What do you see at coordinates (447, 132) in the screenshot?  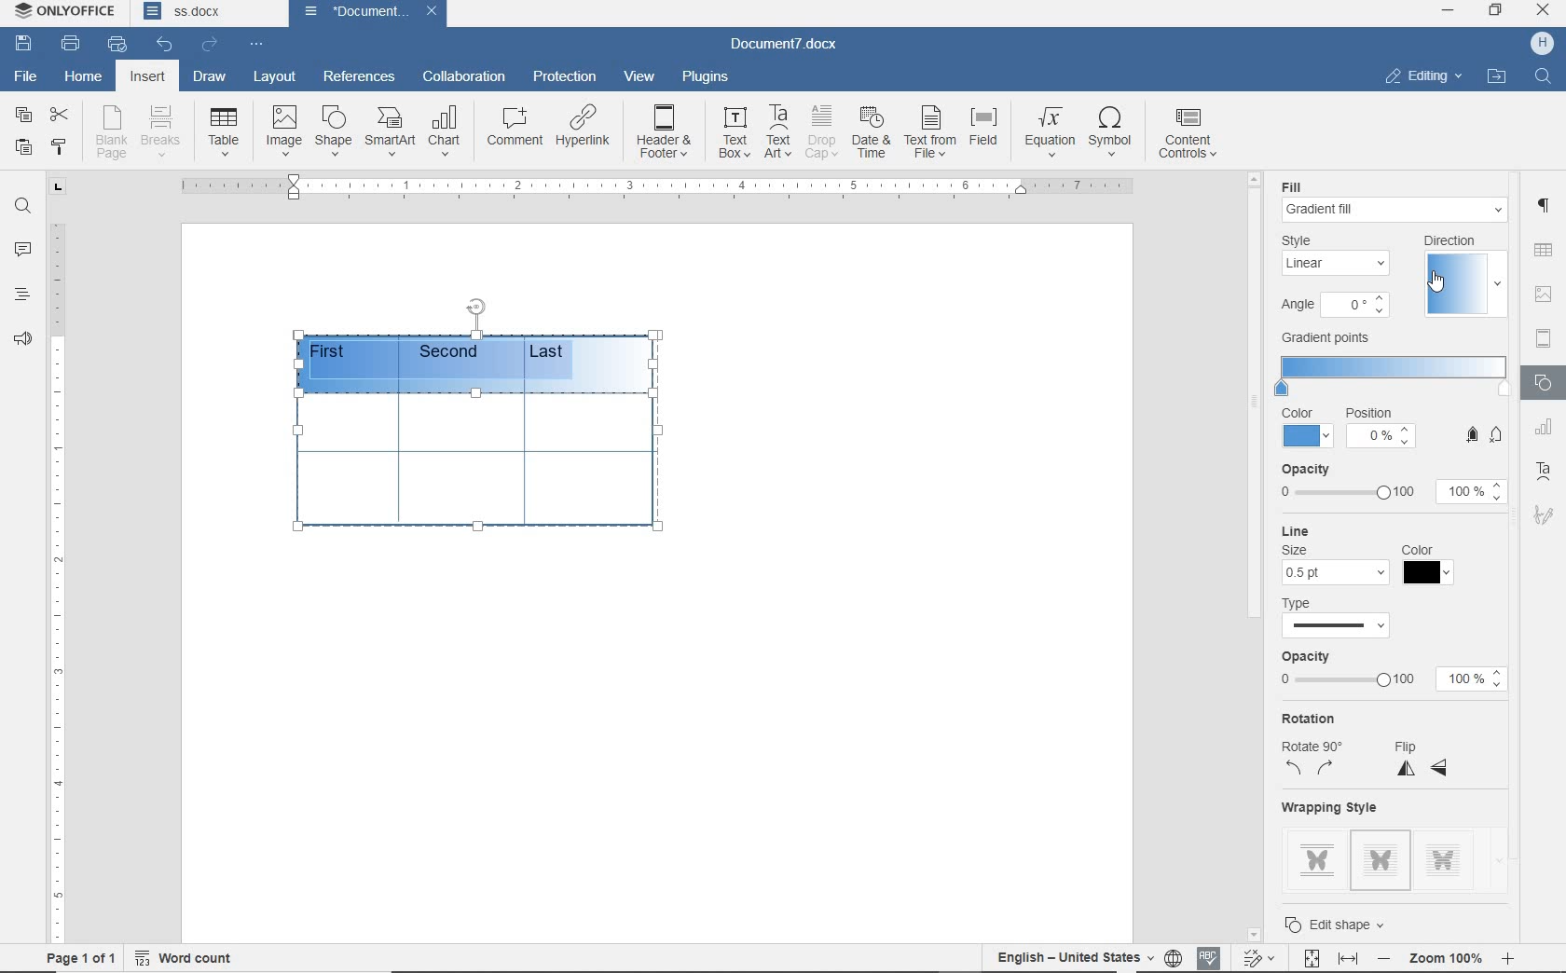 I see `chart` at bounding box center [447, 132].